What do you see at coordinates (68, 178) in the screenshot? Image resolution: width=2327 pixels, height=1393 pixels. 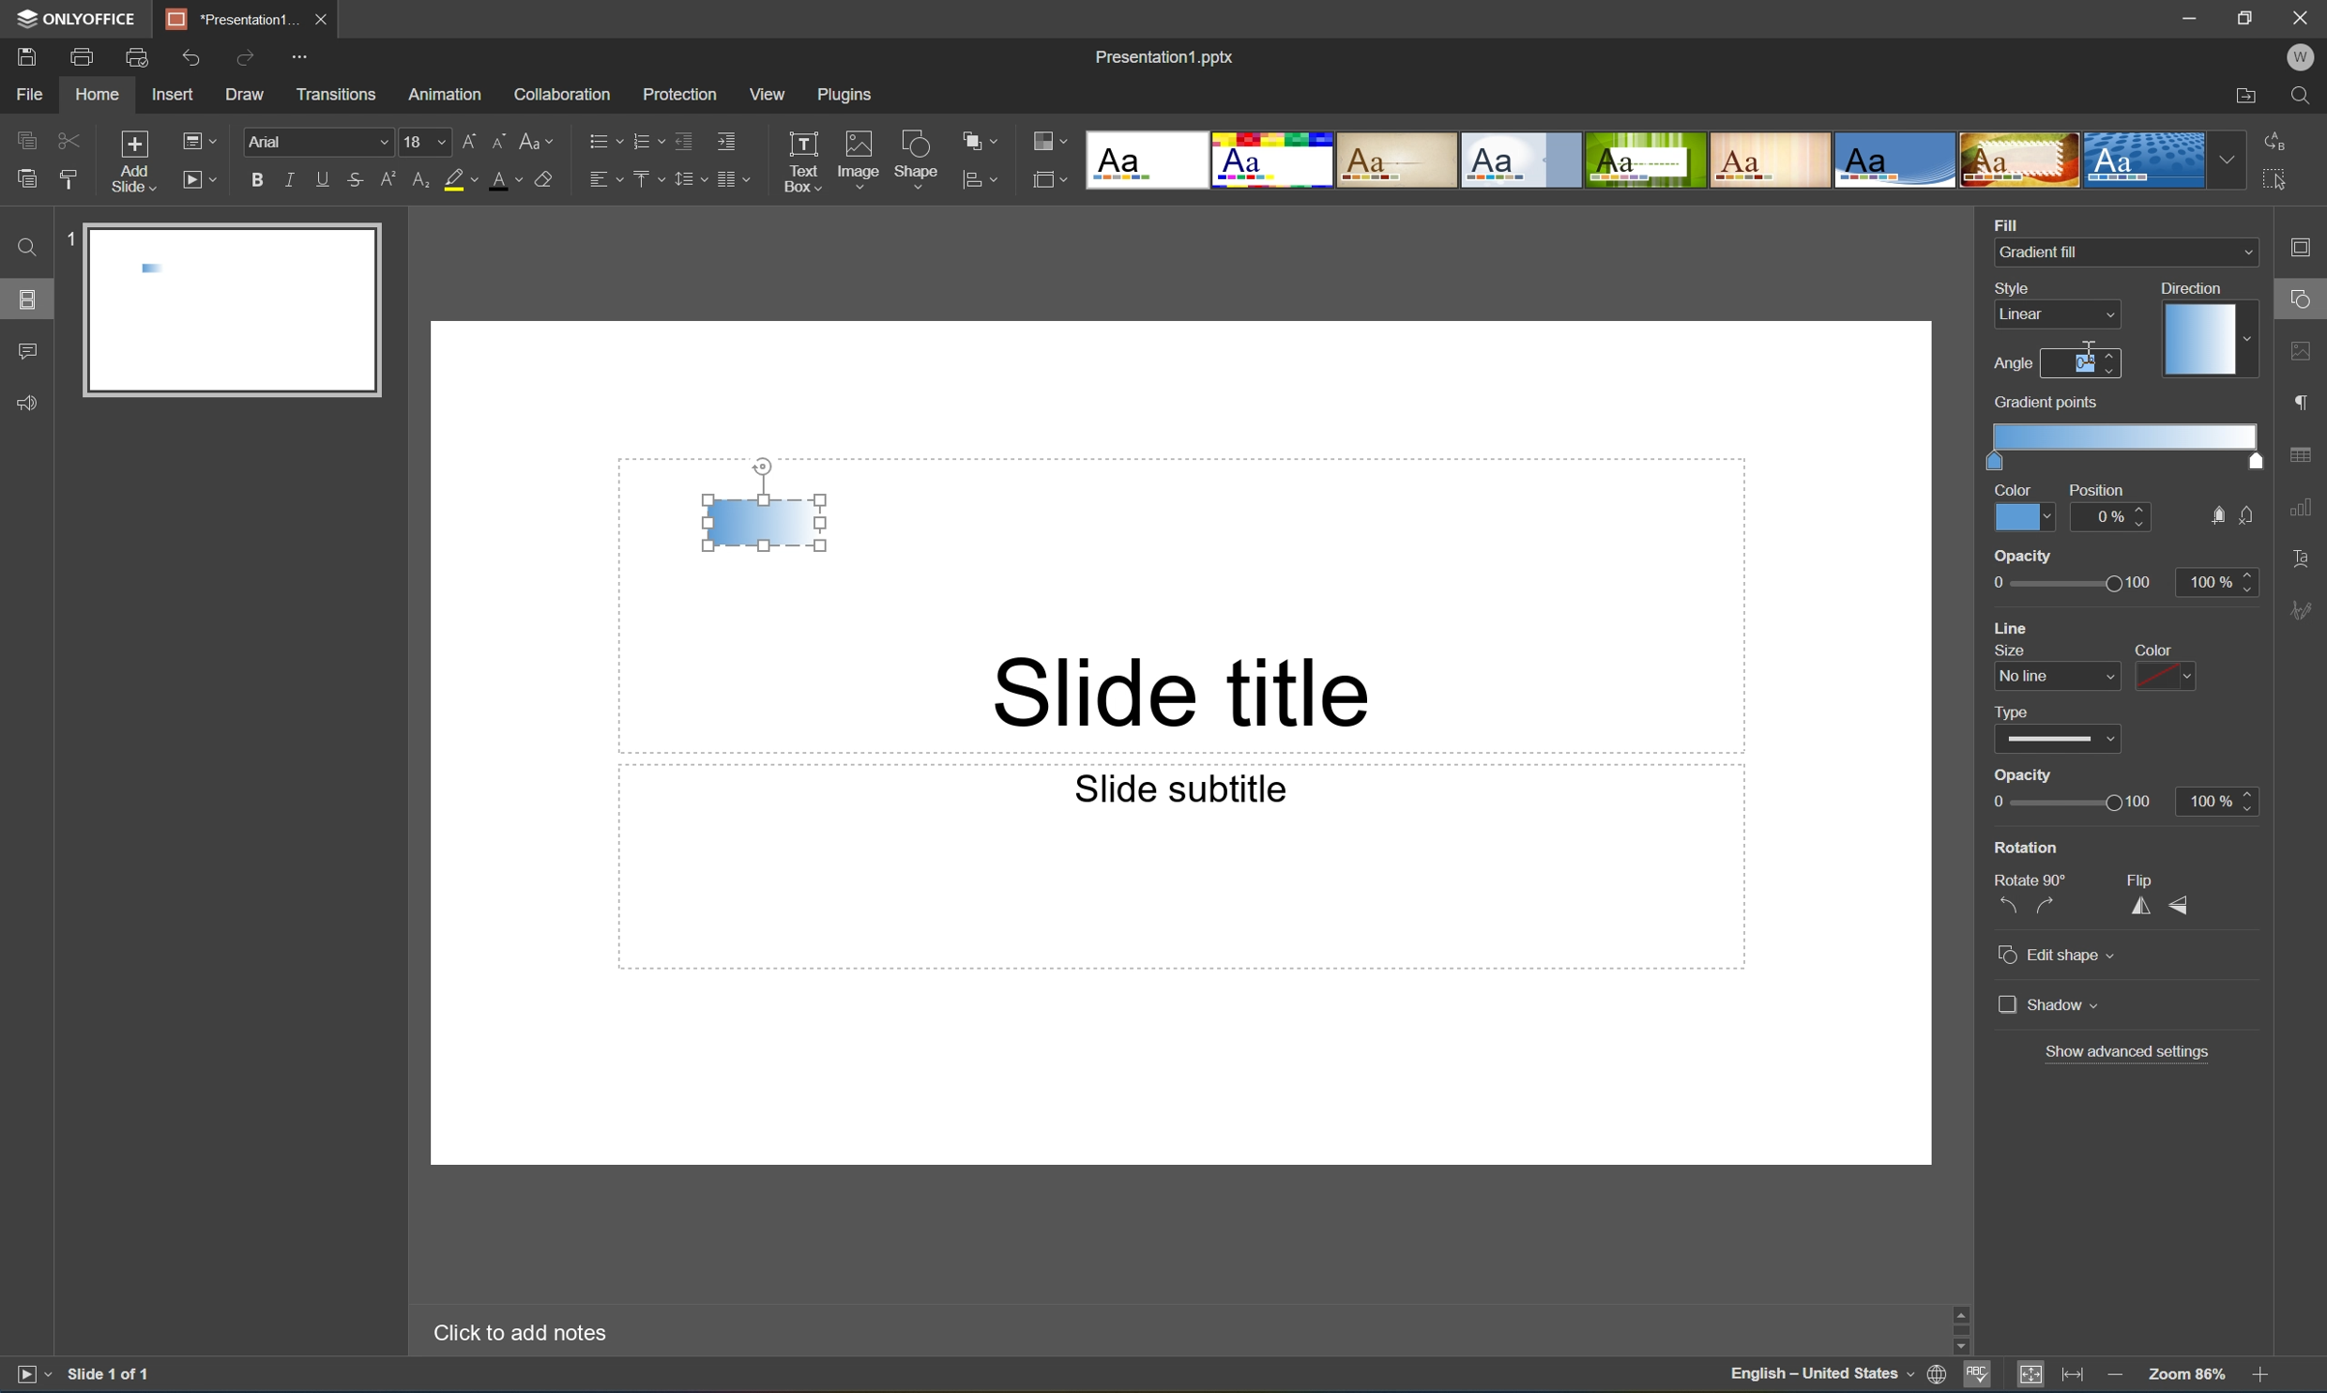 I see `Copy style` at bounding box center [68, 178].